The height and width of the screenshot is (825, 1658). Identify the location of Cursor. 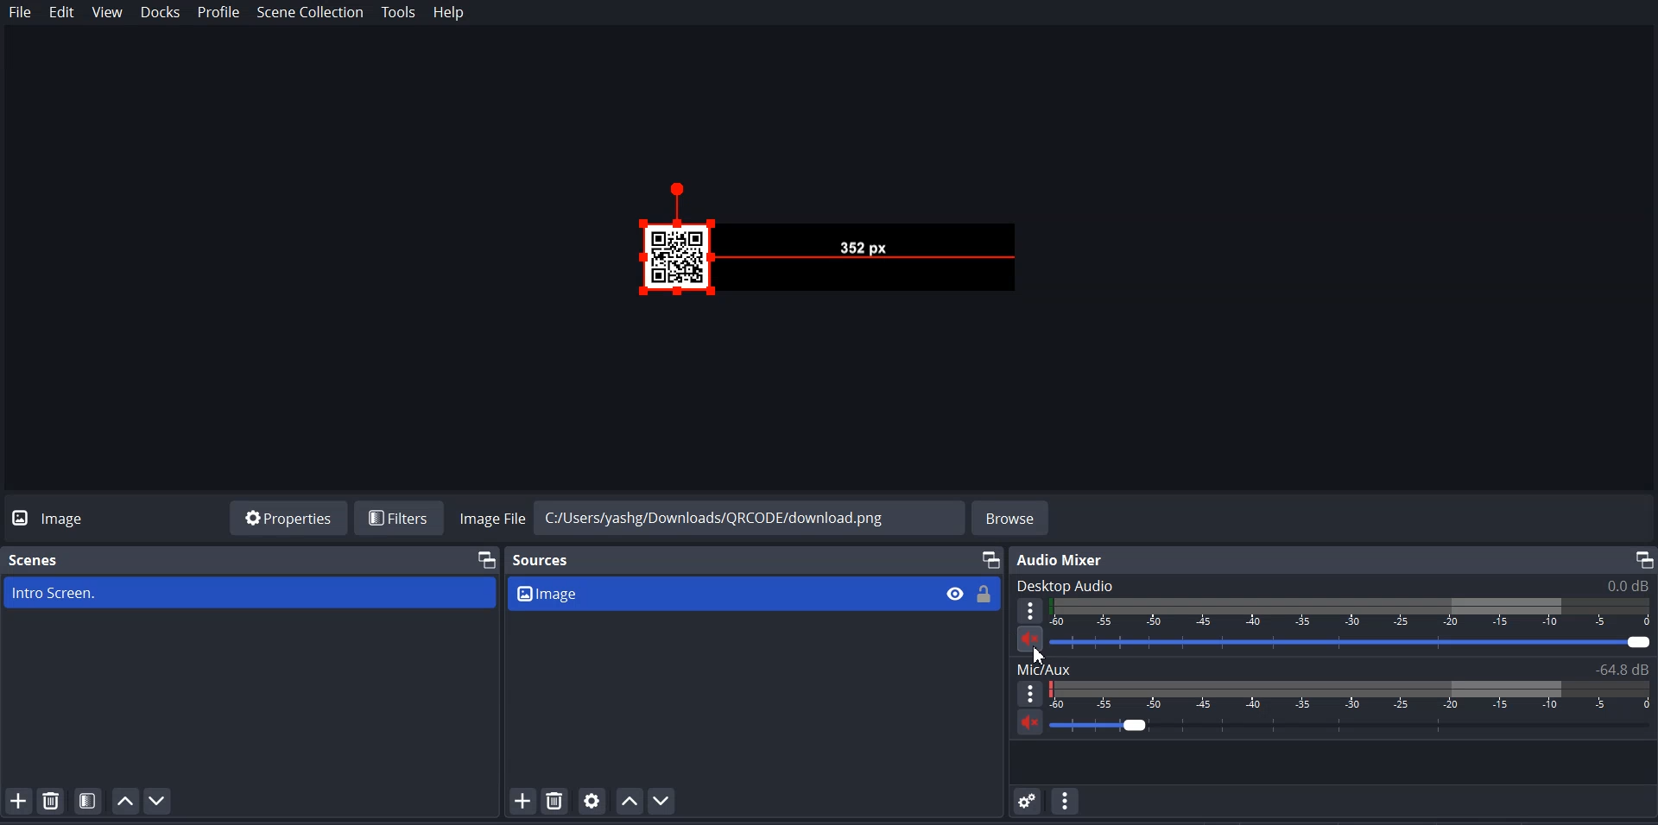
(1040, 653).